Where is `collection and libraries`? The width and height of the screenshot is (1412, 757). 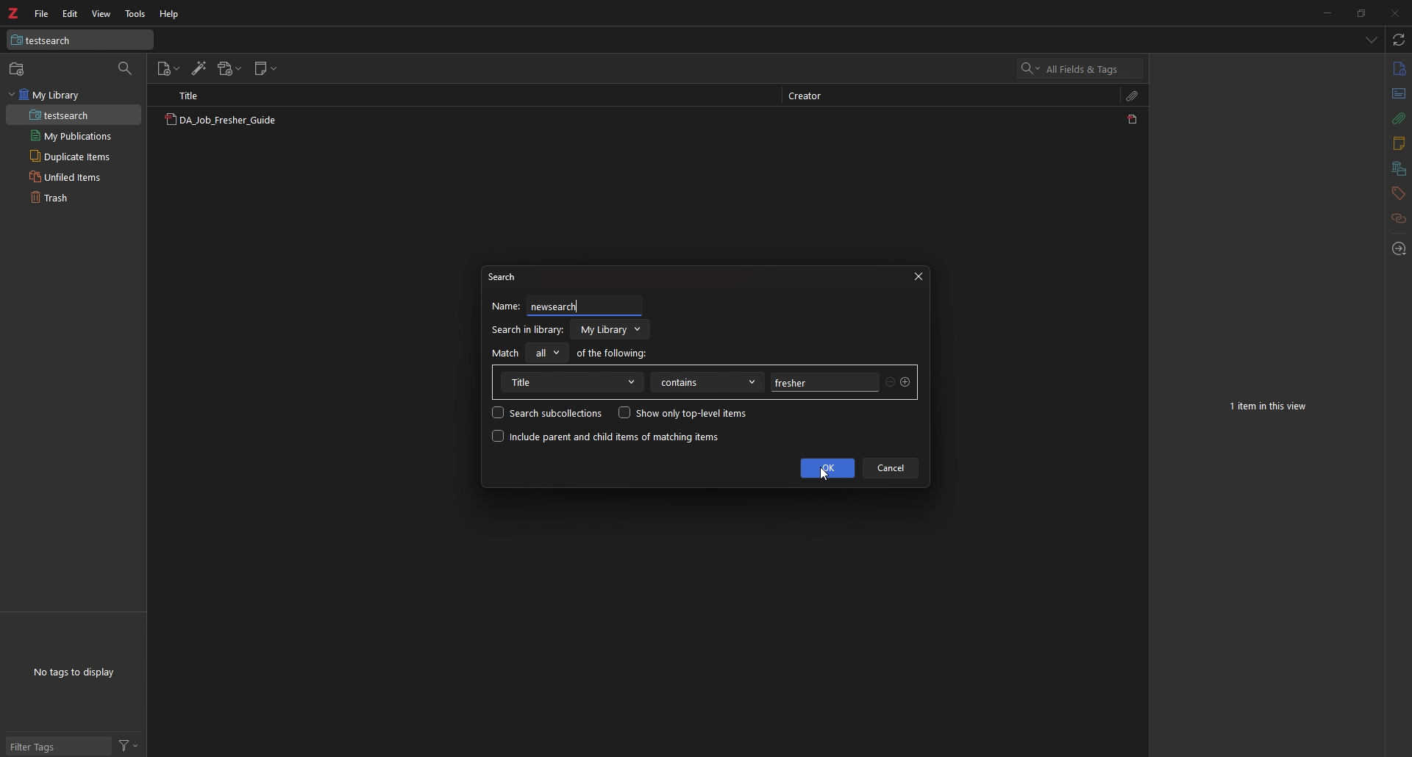 collection and libraries is located at coordinates (1399, 169).